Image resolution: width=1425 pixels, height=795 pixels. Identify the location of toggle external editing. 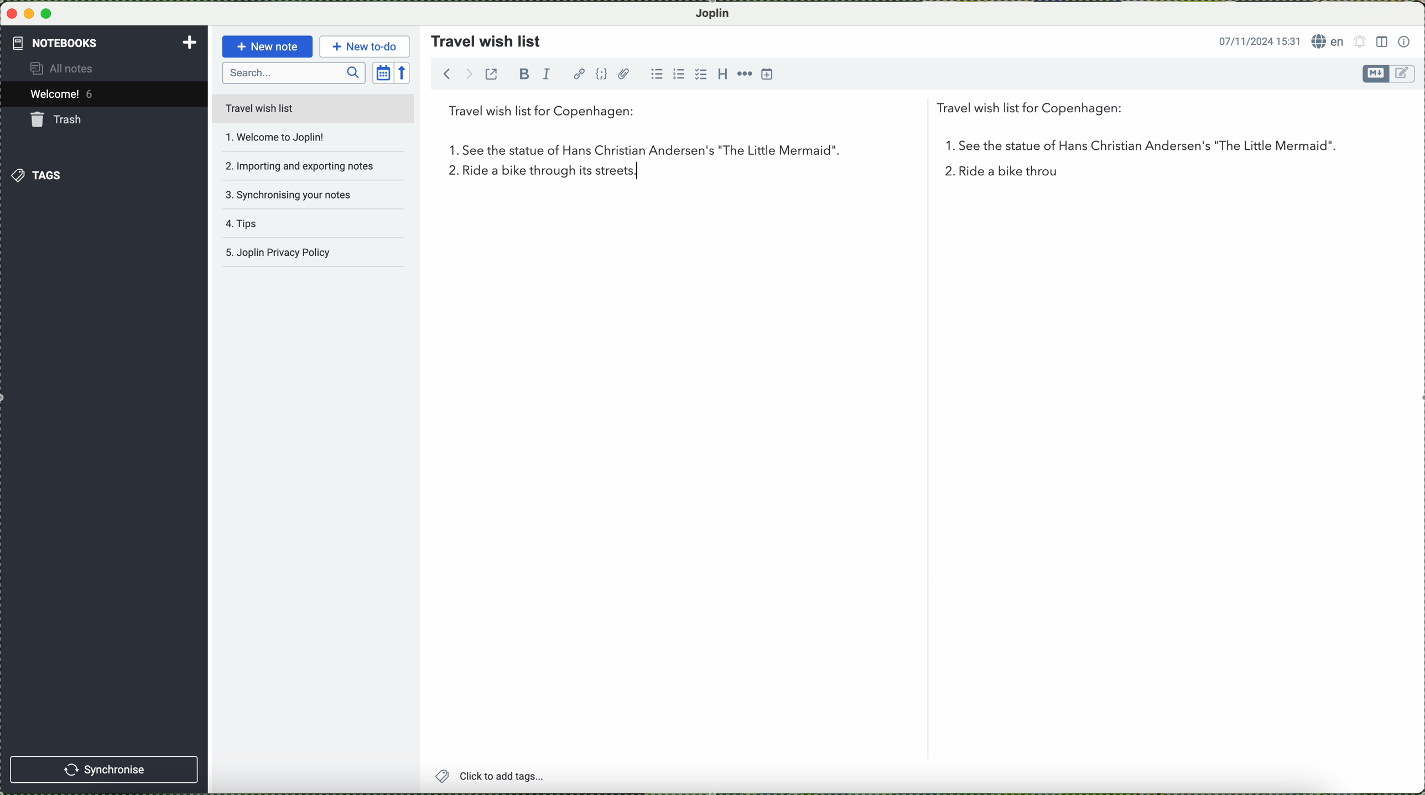
(494, 78).